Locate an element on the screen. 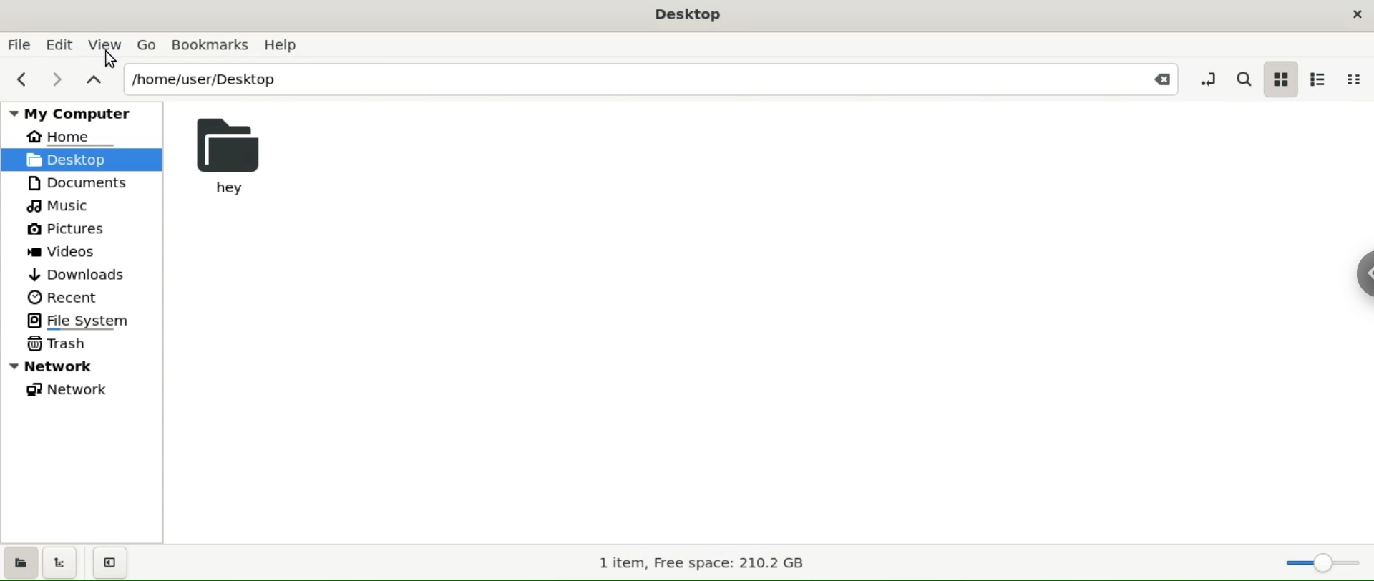 This screenshot has width=1374, height=581. file is located at coordinates (18, 45).